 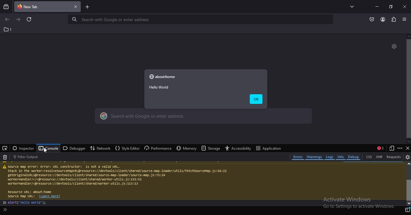 I want to click on ok, so click(x=256, y=99).